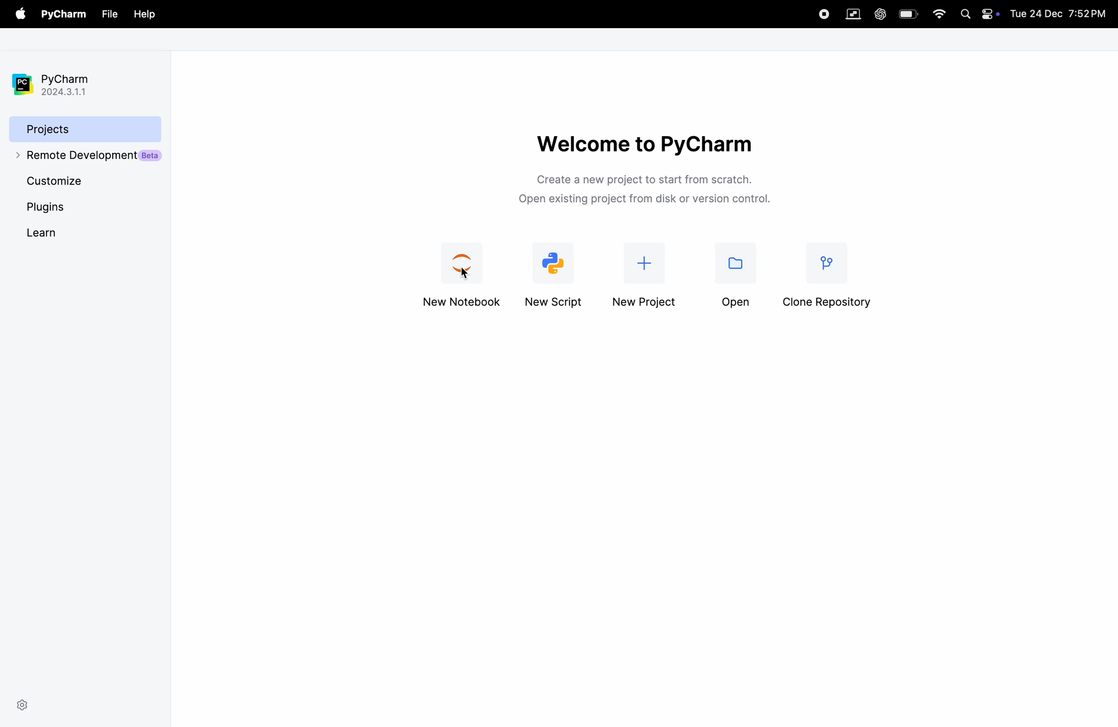 Image resolution: width=1118 pixels, height=727 pixels. Describe the element at coordinates (81, 128) in the screenshot. I see `projects` at that location.